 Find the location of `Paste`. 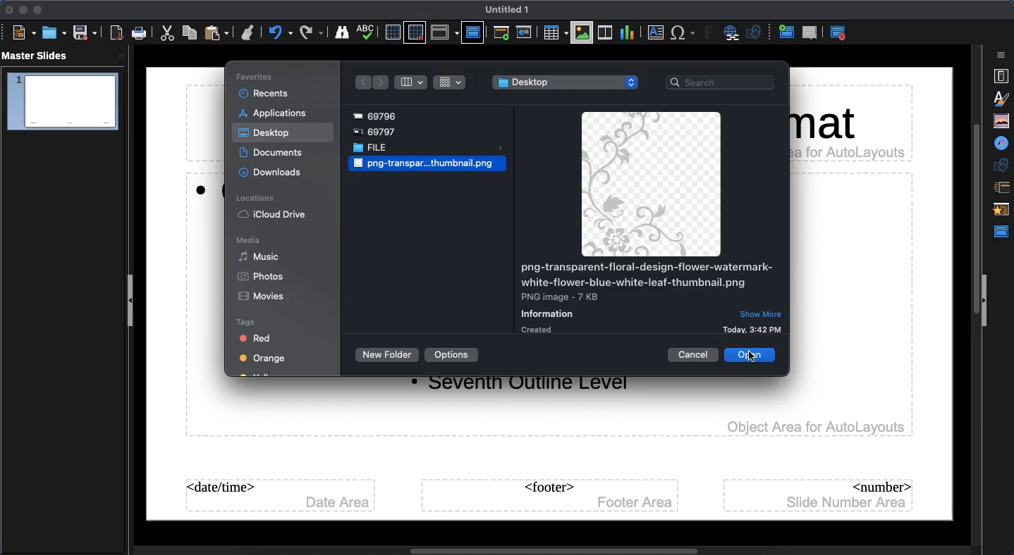

Paste is located at coordinates (218, 32).